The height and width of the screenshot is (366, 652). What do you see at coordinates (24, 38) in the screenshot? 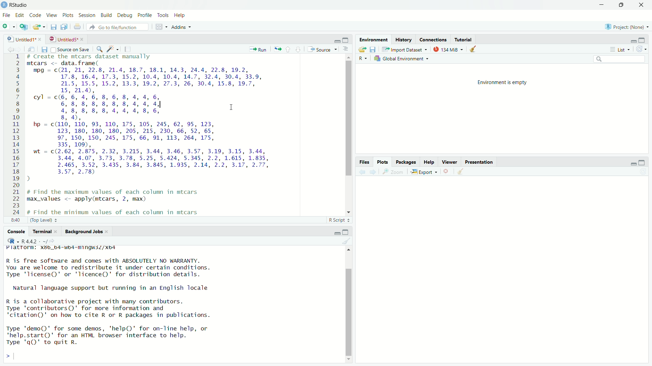
I see `) | Untitled1*` at bounding box center [24, 38].